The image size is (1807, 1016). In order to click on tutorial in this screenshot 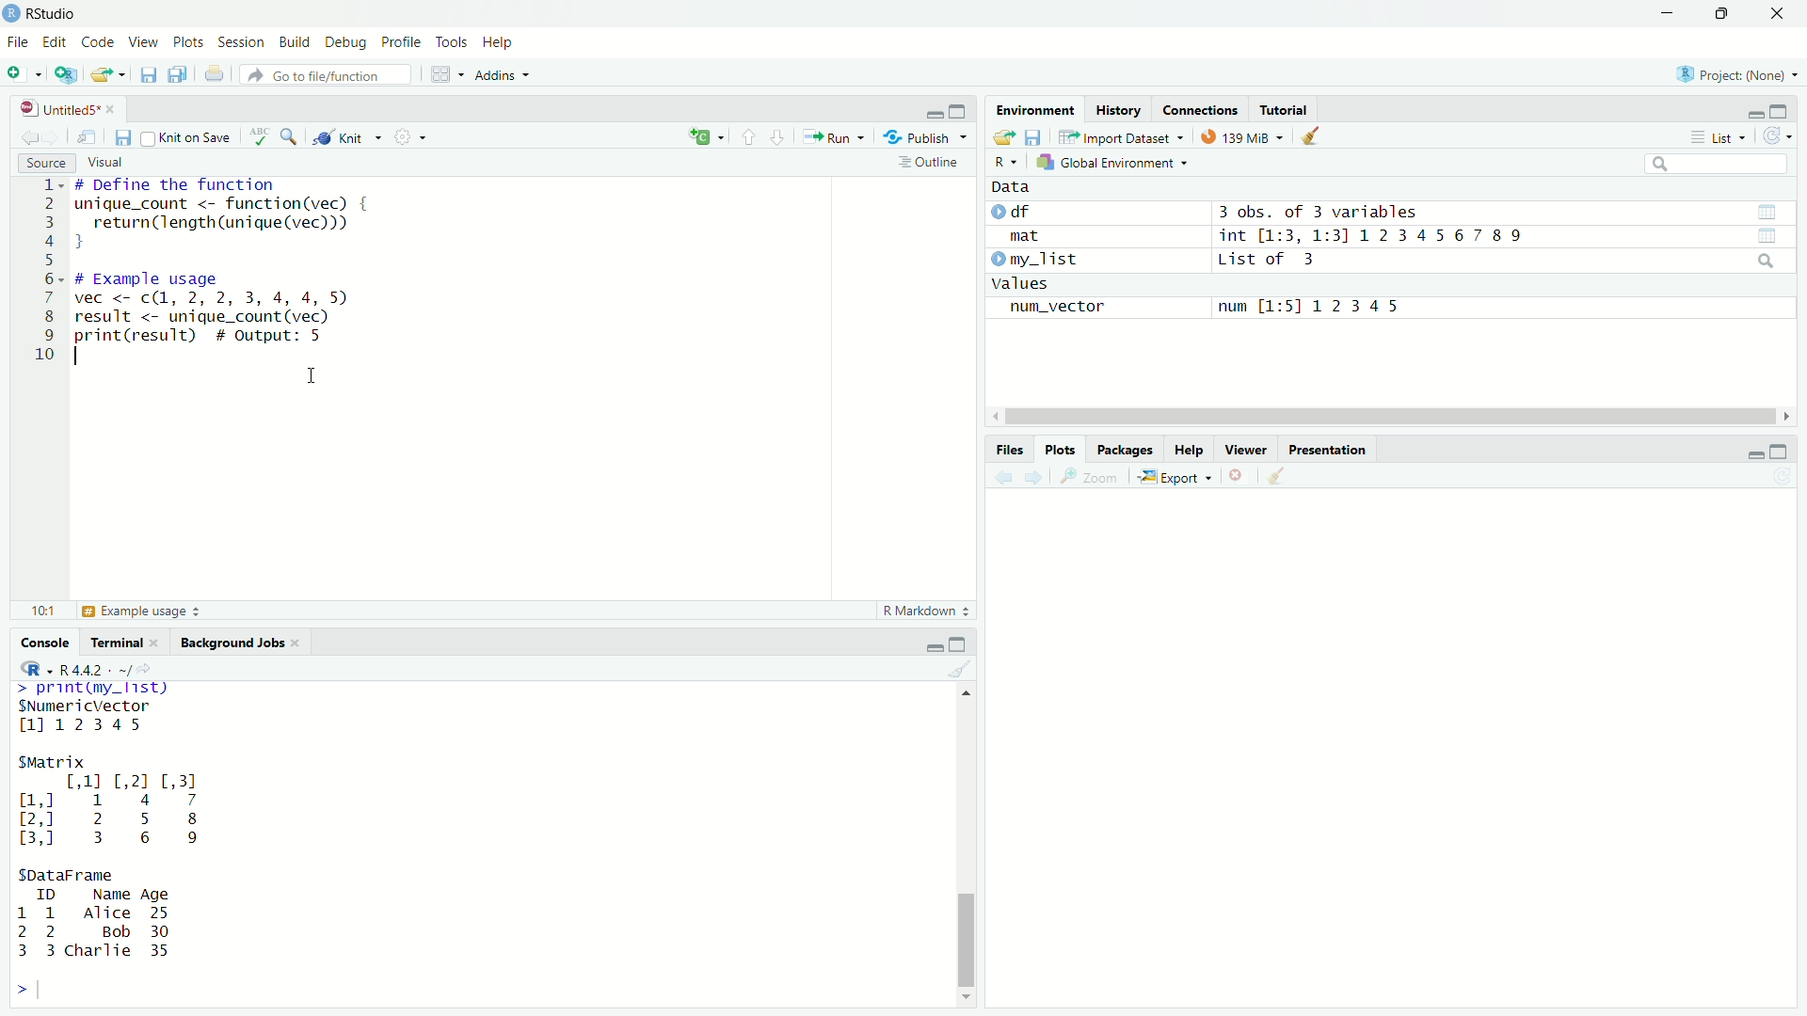, I will do `click(1287, 112)`.